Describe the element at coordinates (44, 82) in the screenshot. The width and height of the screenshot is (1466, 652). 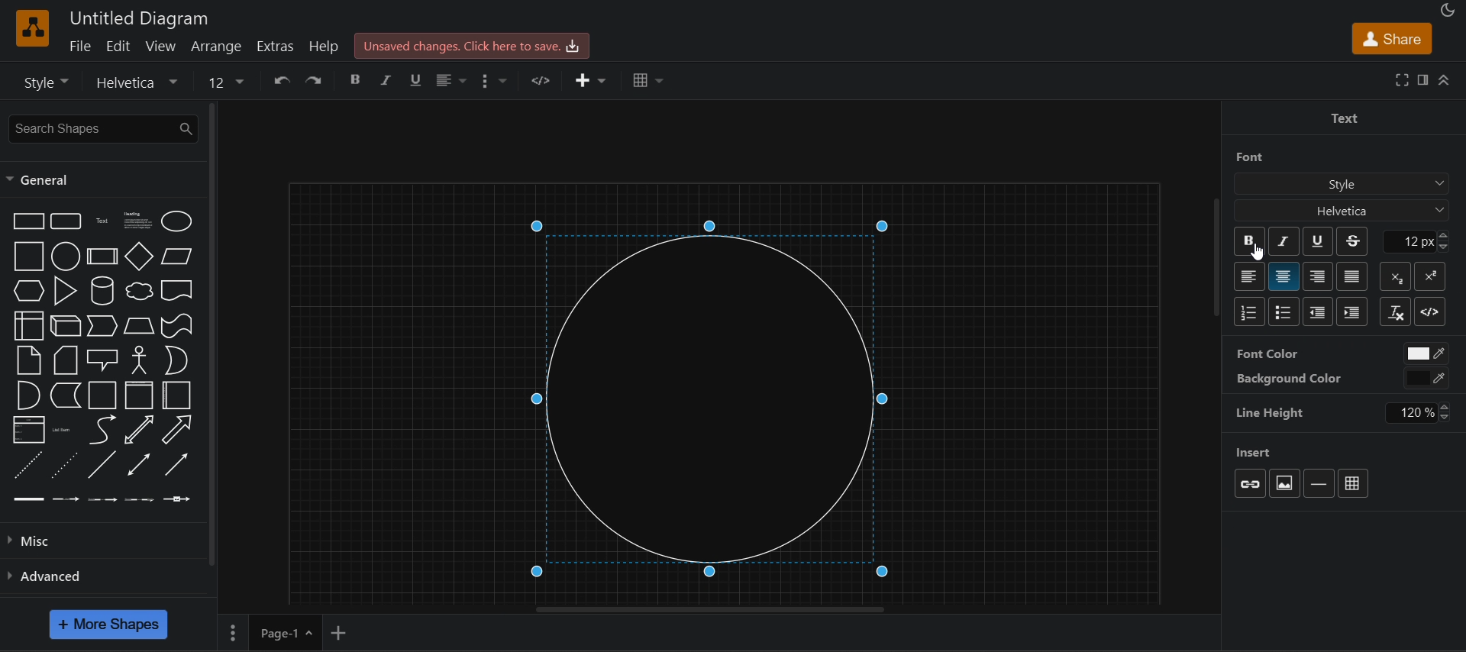
I see `style` at that location.